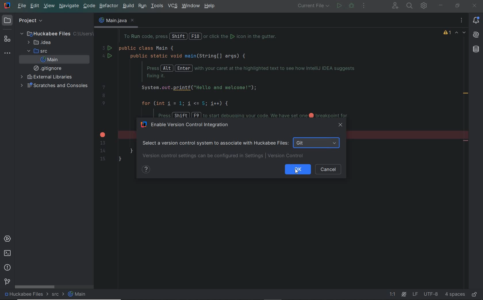  Describe the element at coordinates (20, 21) in the screenshot. I see `project` at that location.